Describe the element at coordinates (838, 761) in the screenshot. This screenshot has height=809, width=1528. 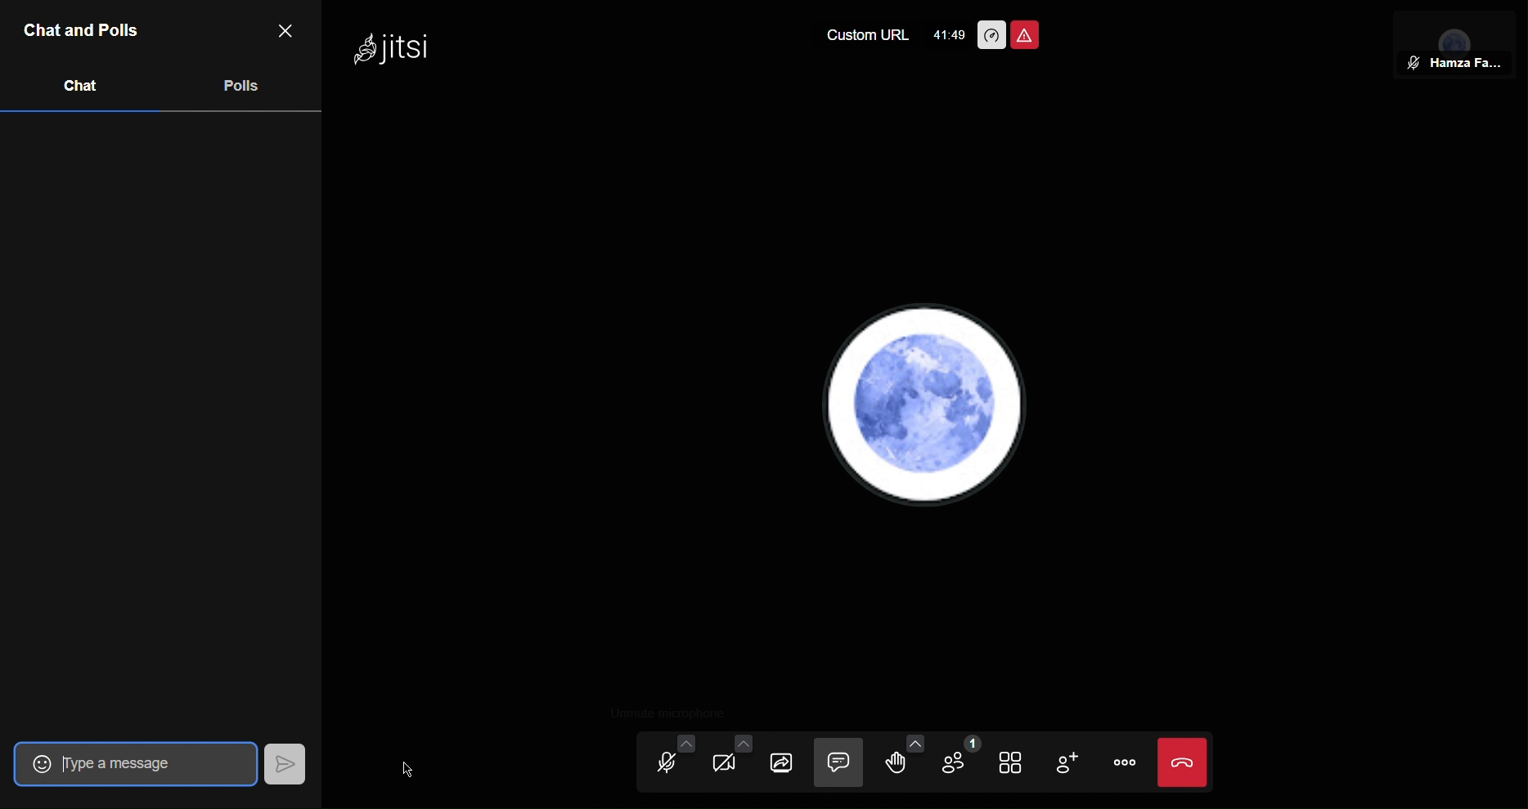
I see `Chat` at that location.